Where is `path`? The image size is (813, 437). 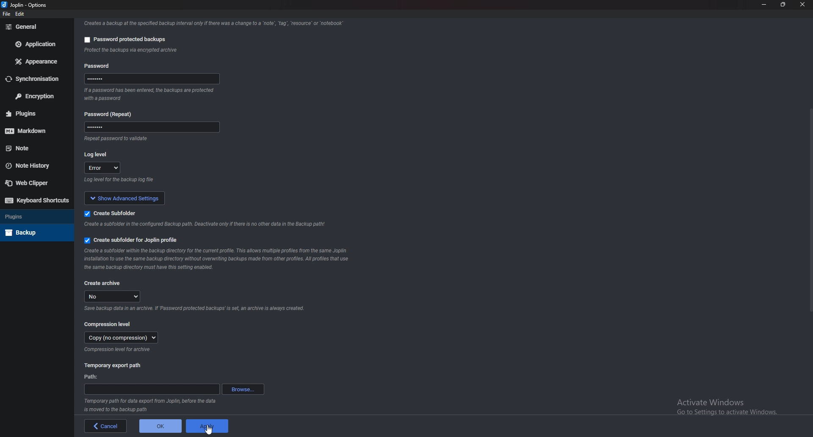 path is located at coordinates (151, 390).